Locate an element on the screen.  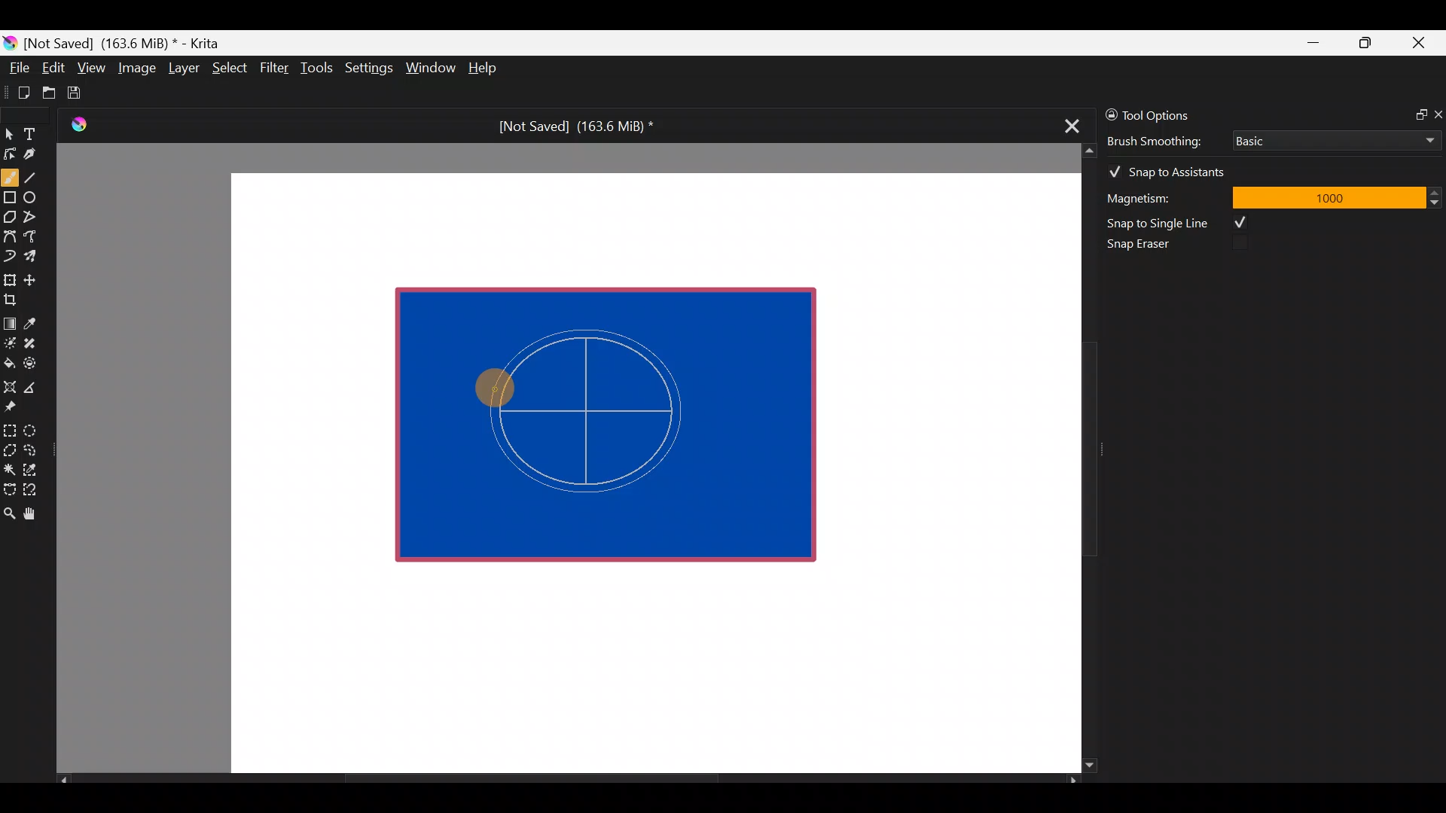
Reference images tool is located at coordinates (15, 405).